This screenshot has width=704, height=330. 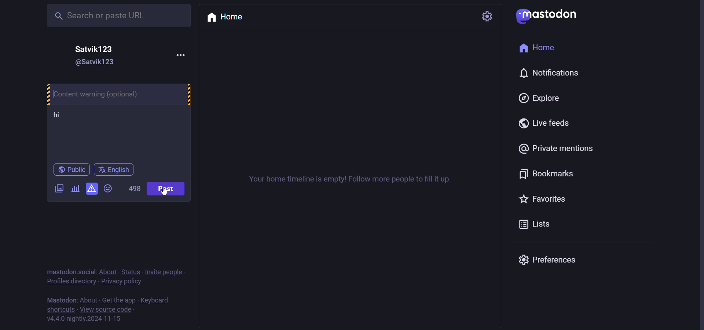 What do you see at coordinates (111, 188) in the screenshot?
I see `emoji` at bounding box center [111, 188].